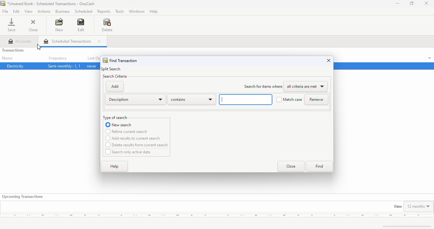 The width and height of the screenshot is (434, 229). I want to click on search only active data, so click(129, 152).